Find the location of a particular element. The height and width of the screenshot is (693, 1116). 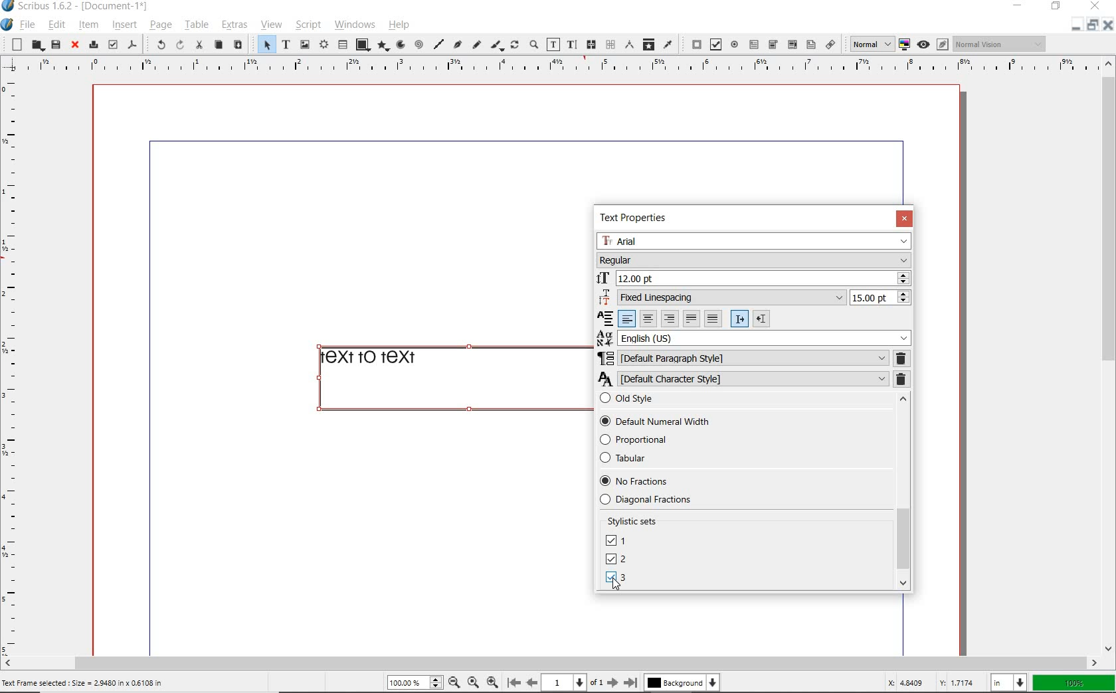

Bezier curve is located at coordinates (457, 46).